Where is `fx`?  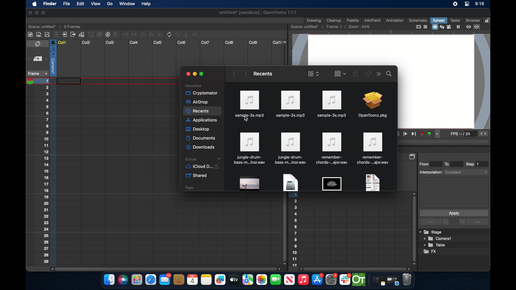 fx is located at coordinates (430, 252).